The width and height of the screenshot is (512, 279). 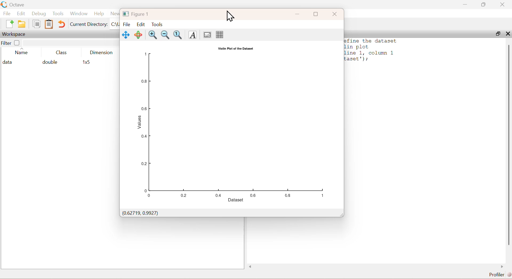 What do you see at coordinates (465, 4) in the screenshot?
I see `minimise` at bounding box center [465, 4].